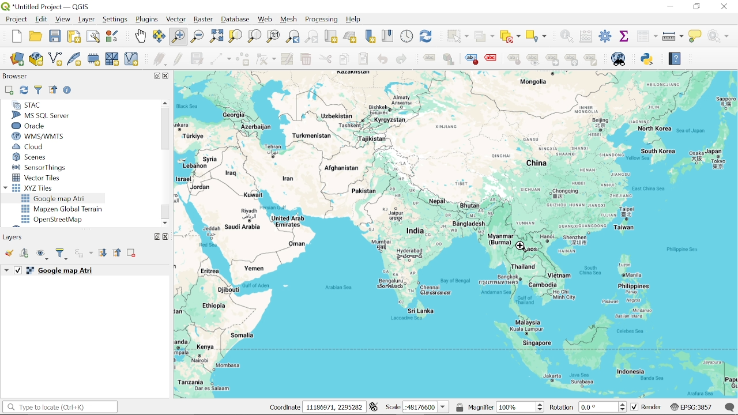 The width and height of the screenshot is (738, 415). Describe the element at coordinates (515, 61) in the screenshot. I see `Pin/unpin label and diagrams` at that location.